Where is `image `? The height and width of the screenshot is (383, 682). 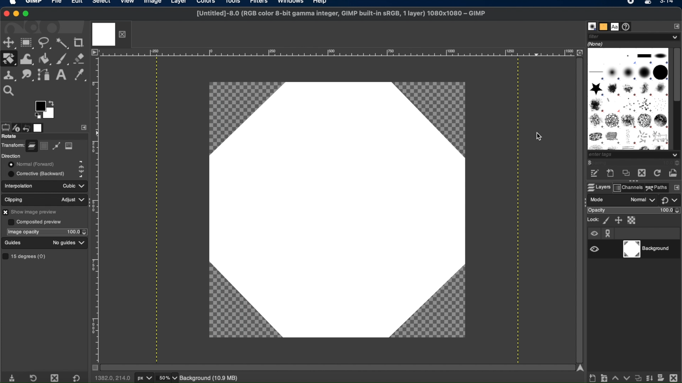
image  is located at coordinates (69, 146).